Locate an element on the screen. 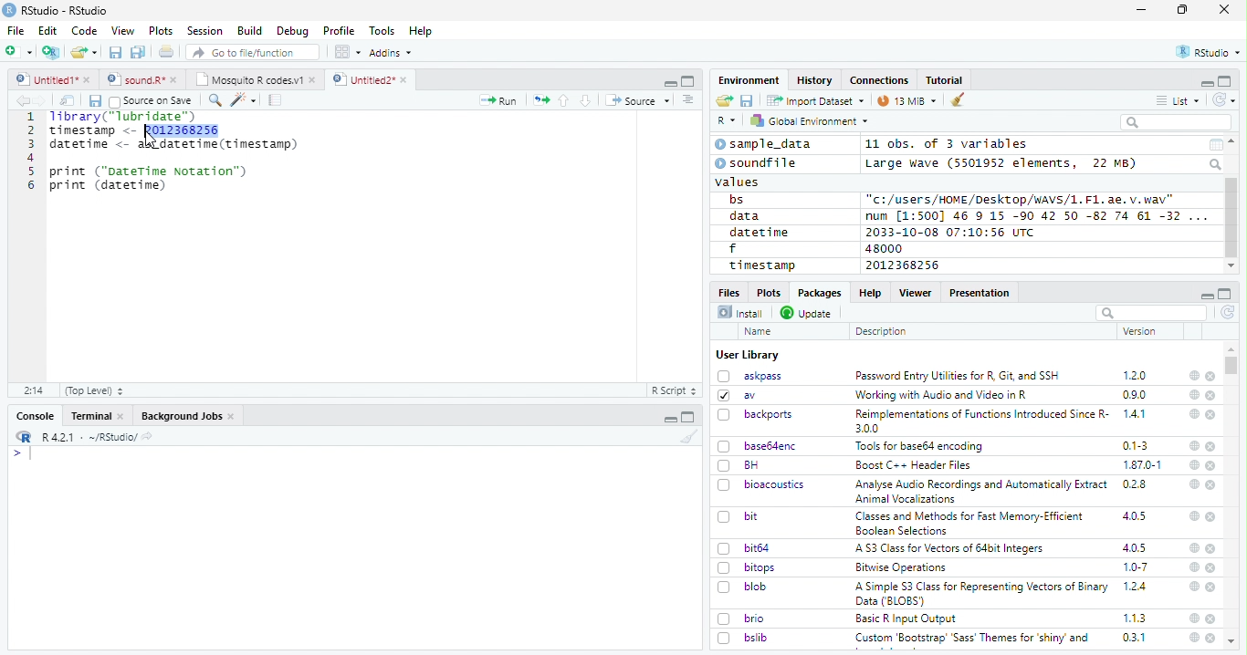 The width and height of the screenshot is (1247, 655). 48000 is located at coordinates (882, 248).